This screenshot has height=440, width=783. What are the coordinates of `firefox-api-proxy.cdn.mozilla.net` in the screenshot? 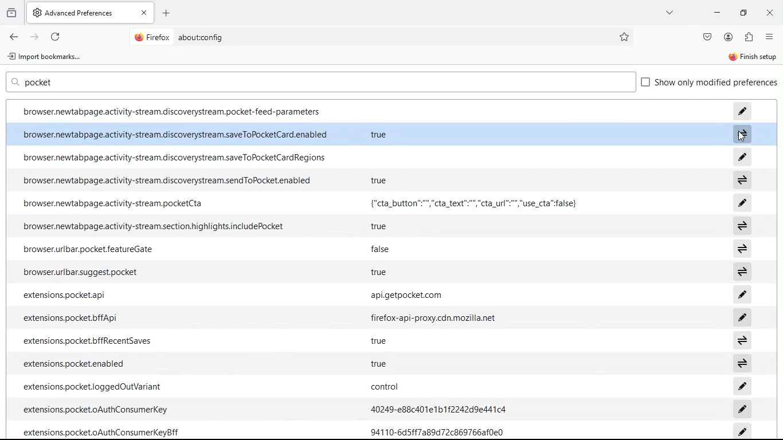 It's located at (436, 319).